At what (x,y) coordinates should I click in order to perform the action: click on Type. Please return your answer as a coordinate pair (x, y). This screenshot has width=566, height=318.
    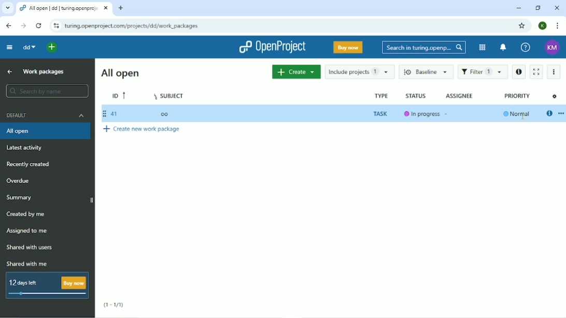
    Looking at the image, I should click on (380, 96).